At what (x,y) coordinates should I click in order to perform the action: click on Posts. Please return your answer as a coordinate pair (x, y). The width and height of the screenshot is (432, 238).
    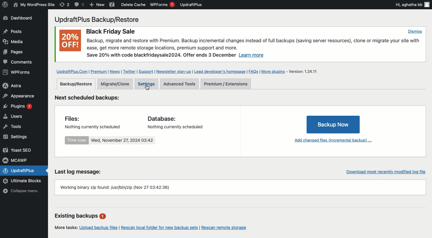
    Looking at the image, I should click on (12, 53).